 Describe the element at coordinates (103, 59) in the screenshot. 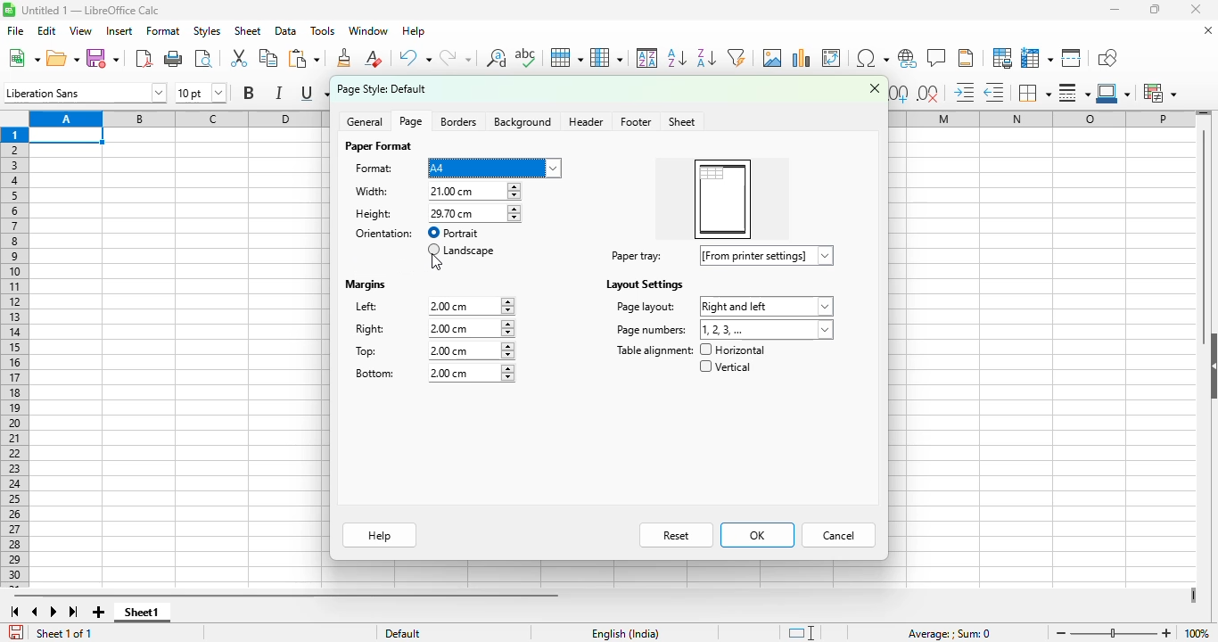

I see `save` at that location.